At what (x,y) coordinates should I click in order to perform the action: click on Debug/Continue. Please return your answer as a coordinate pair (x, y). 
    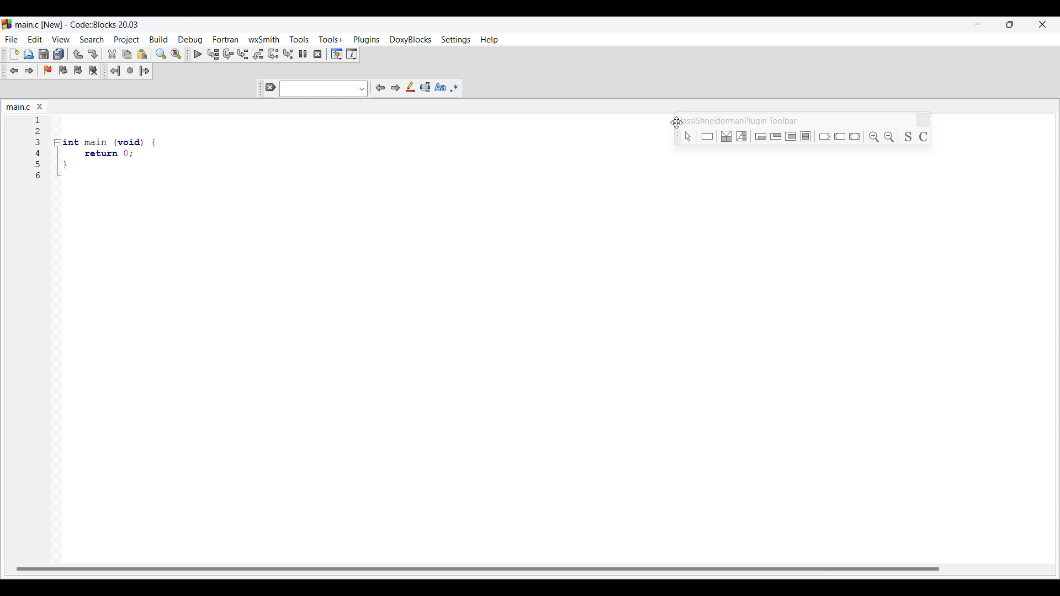
    Looking at the image, I should click on (198, 54).